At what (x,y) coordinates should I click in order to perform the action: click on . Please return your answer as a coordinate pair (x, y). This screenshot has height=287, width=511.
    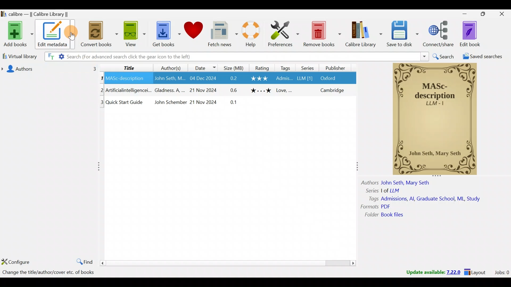
    Looking at the image, I should click on (332, 78).